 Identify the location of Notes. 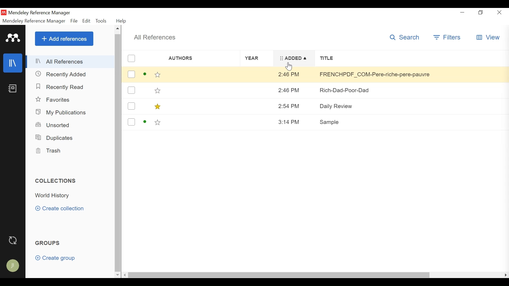
(14, 89).